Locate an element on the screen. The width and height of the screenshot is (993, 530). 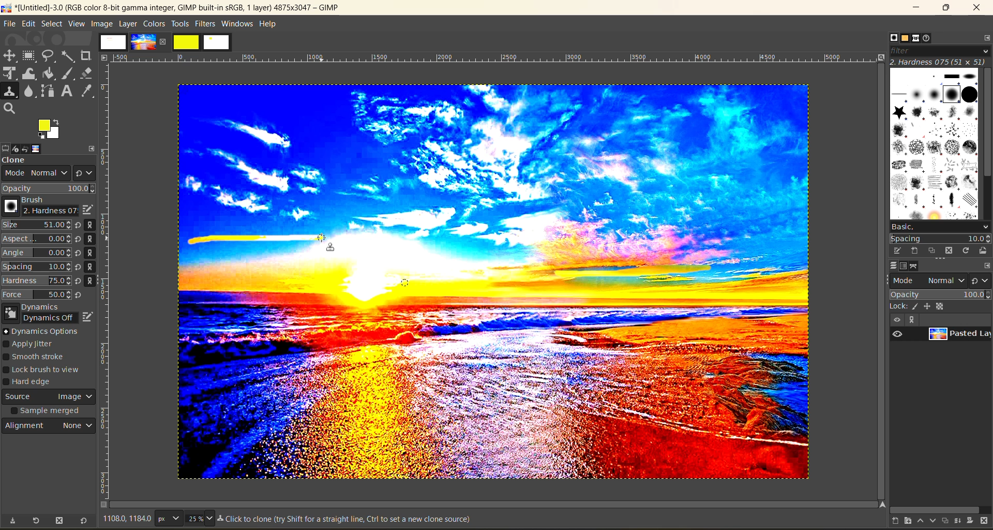
maximize is located at coordinates (945, 8).